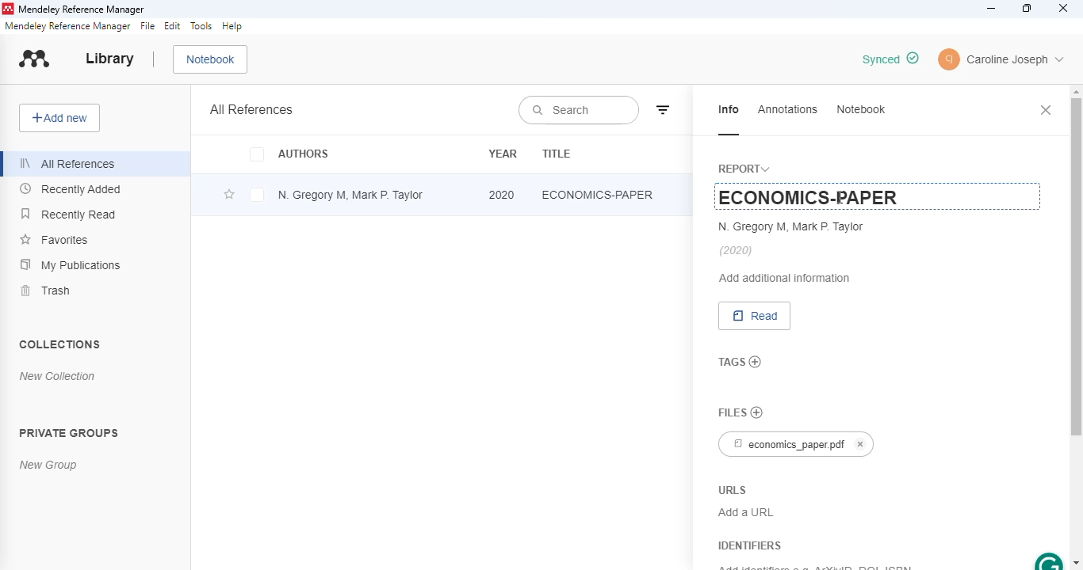 This screenshot has width=1083, height=570. What do you see at coordinates (598, 195) in the screenshot?
I see `title edited and changed to "ECONOMICS-PAPER"` at bounding box center [598, 195].